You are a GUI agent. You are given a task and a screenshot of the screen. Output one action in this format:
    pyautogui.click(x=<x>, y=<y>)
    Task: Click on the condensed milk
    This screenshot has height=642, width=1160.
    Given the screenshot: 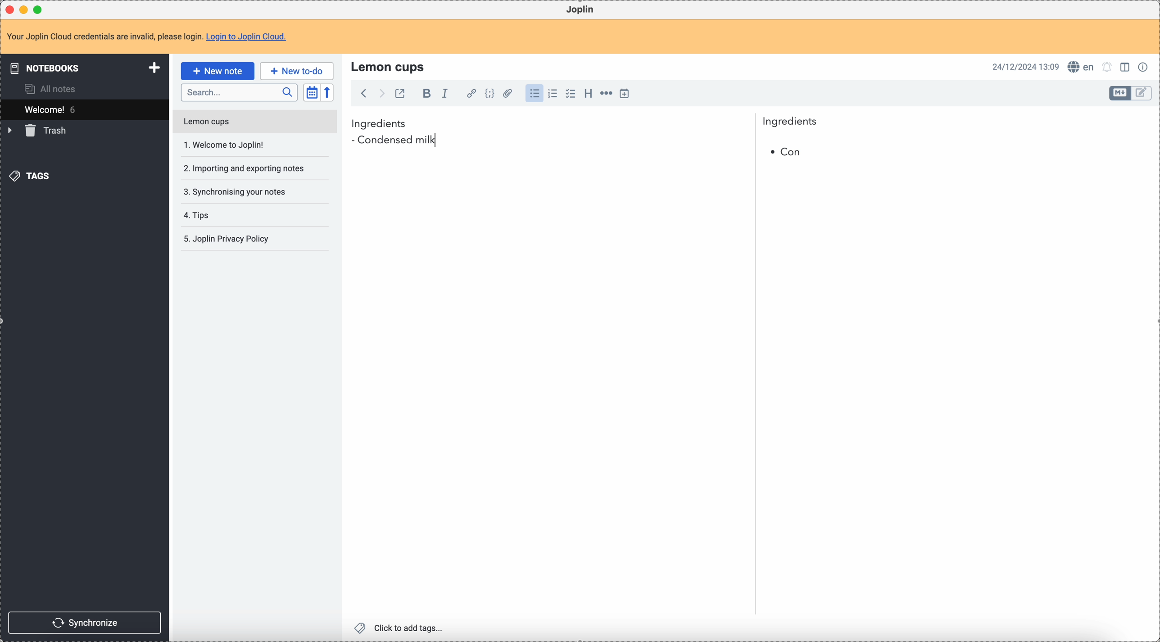 What is the action you would take?
    pyautogui.click(x=397, y=140)
    